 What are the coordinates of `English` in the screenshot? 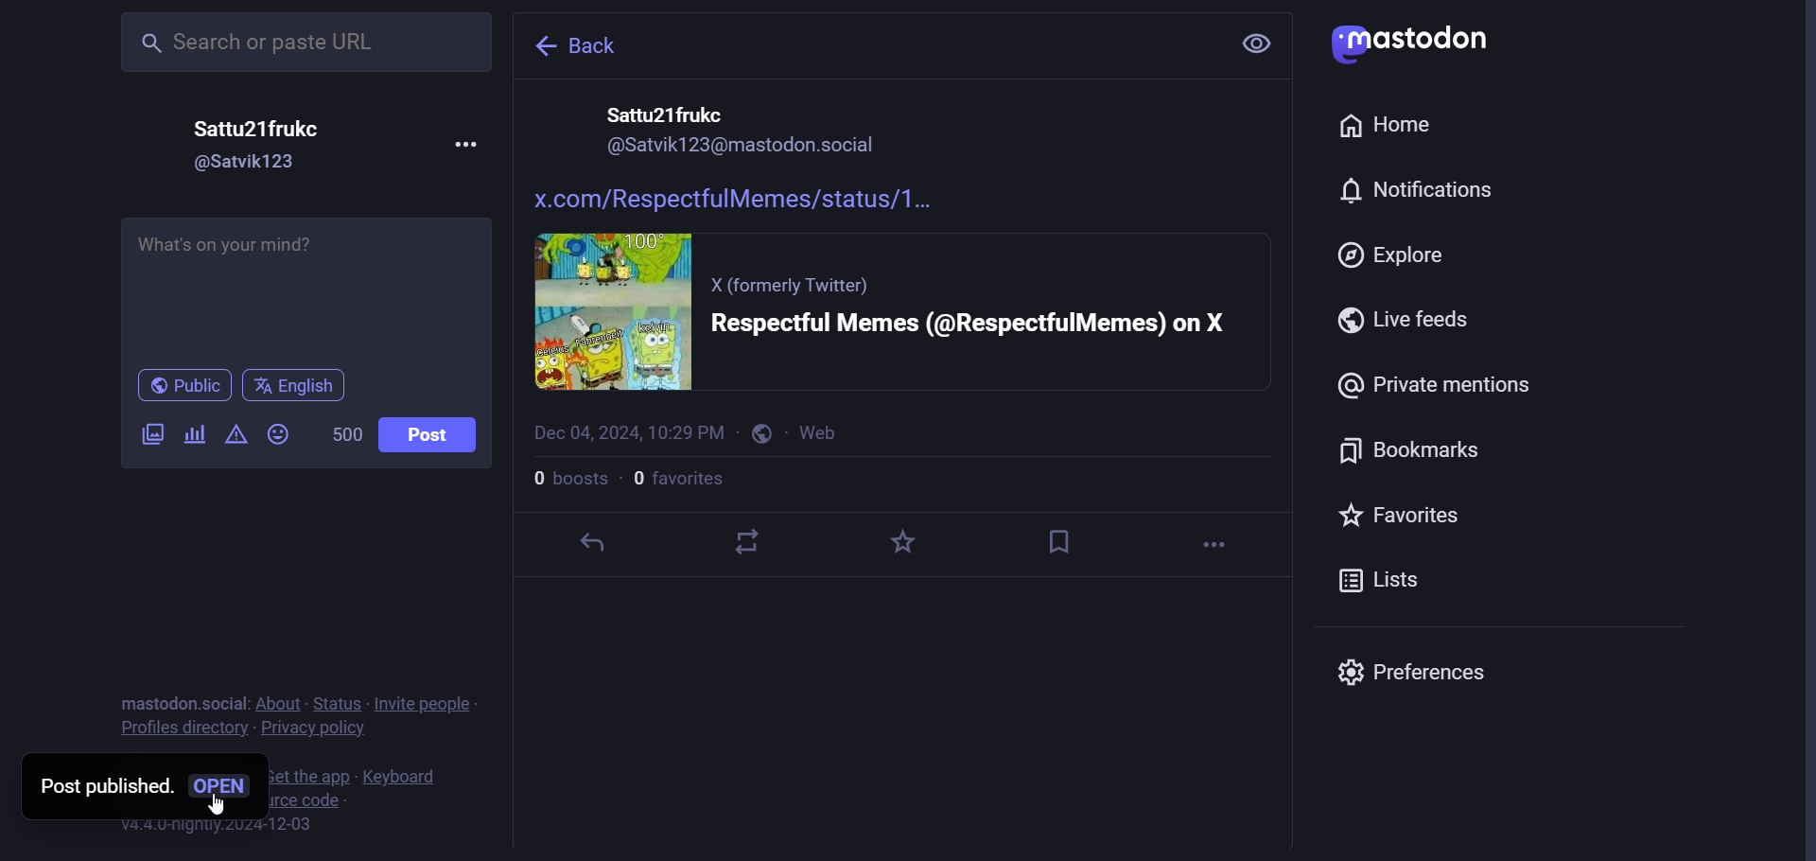 It's located at (296, 387).